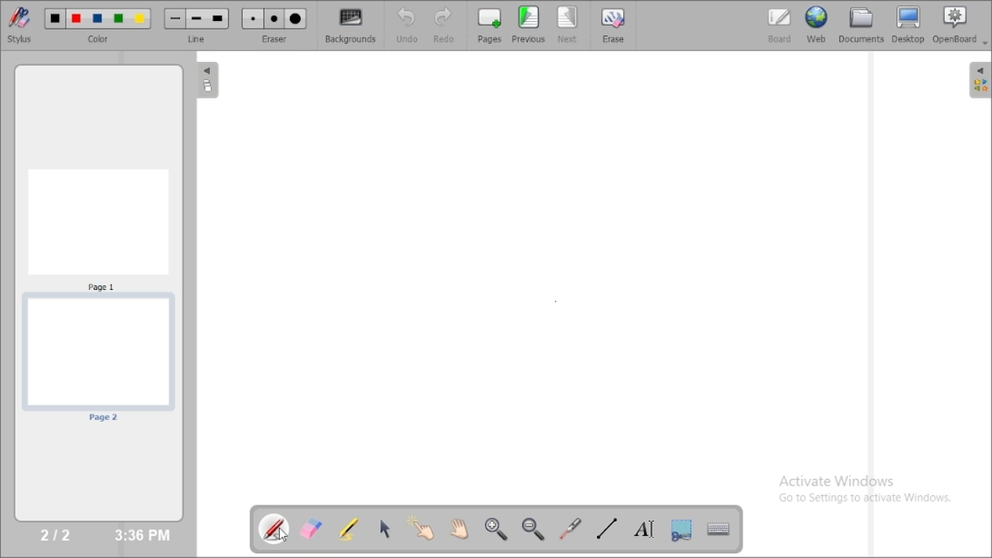 The height and width of the screenshot is (558, 992). Describe the element at coordinates (495, 529) in the screenshot. I see `zoom in` at that location.